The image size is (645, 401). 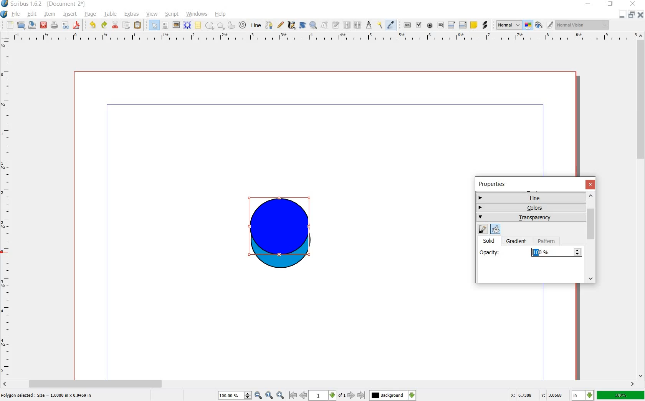 I want to click on save, so click(x=32, y=25).